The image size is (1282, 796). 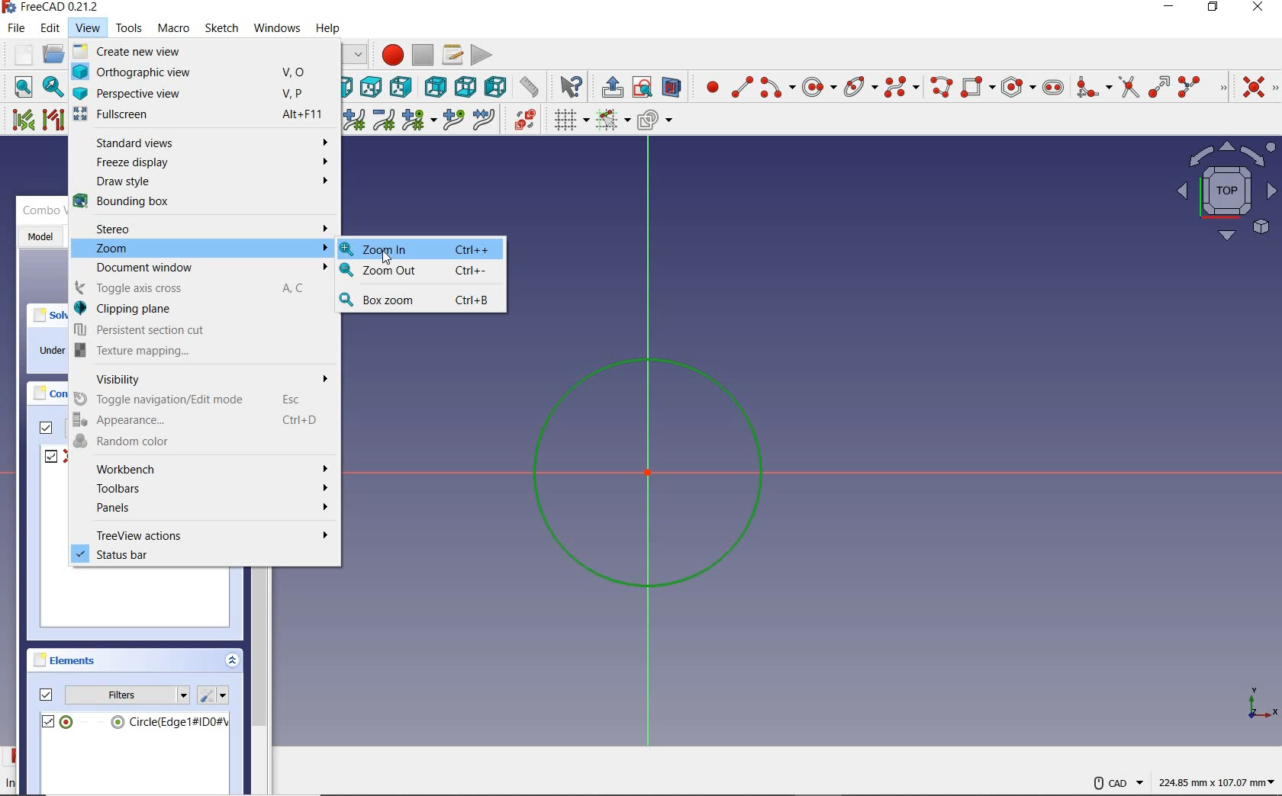 I want to click on , so click(x=612, y=118).